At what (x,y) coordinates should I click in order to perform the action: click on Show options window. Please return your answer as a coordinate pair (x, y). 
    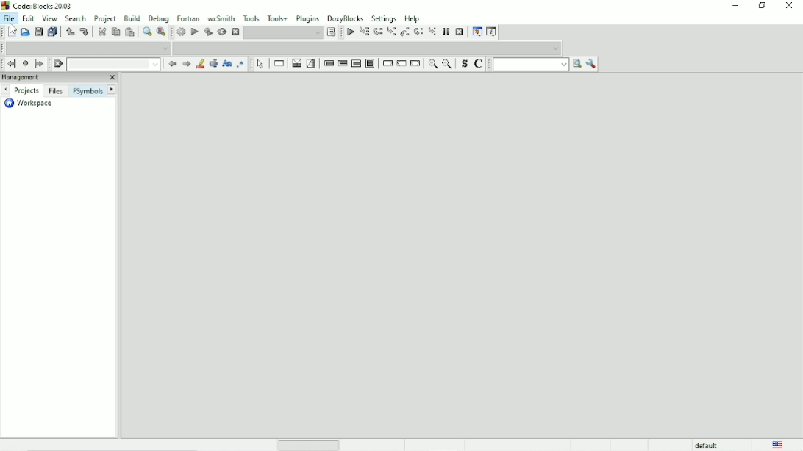
    Looking at the image, I should click on (593, 64).